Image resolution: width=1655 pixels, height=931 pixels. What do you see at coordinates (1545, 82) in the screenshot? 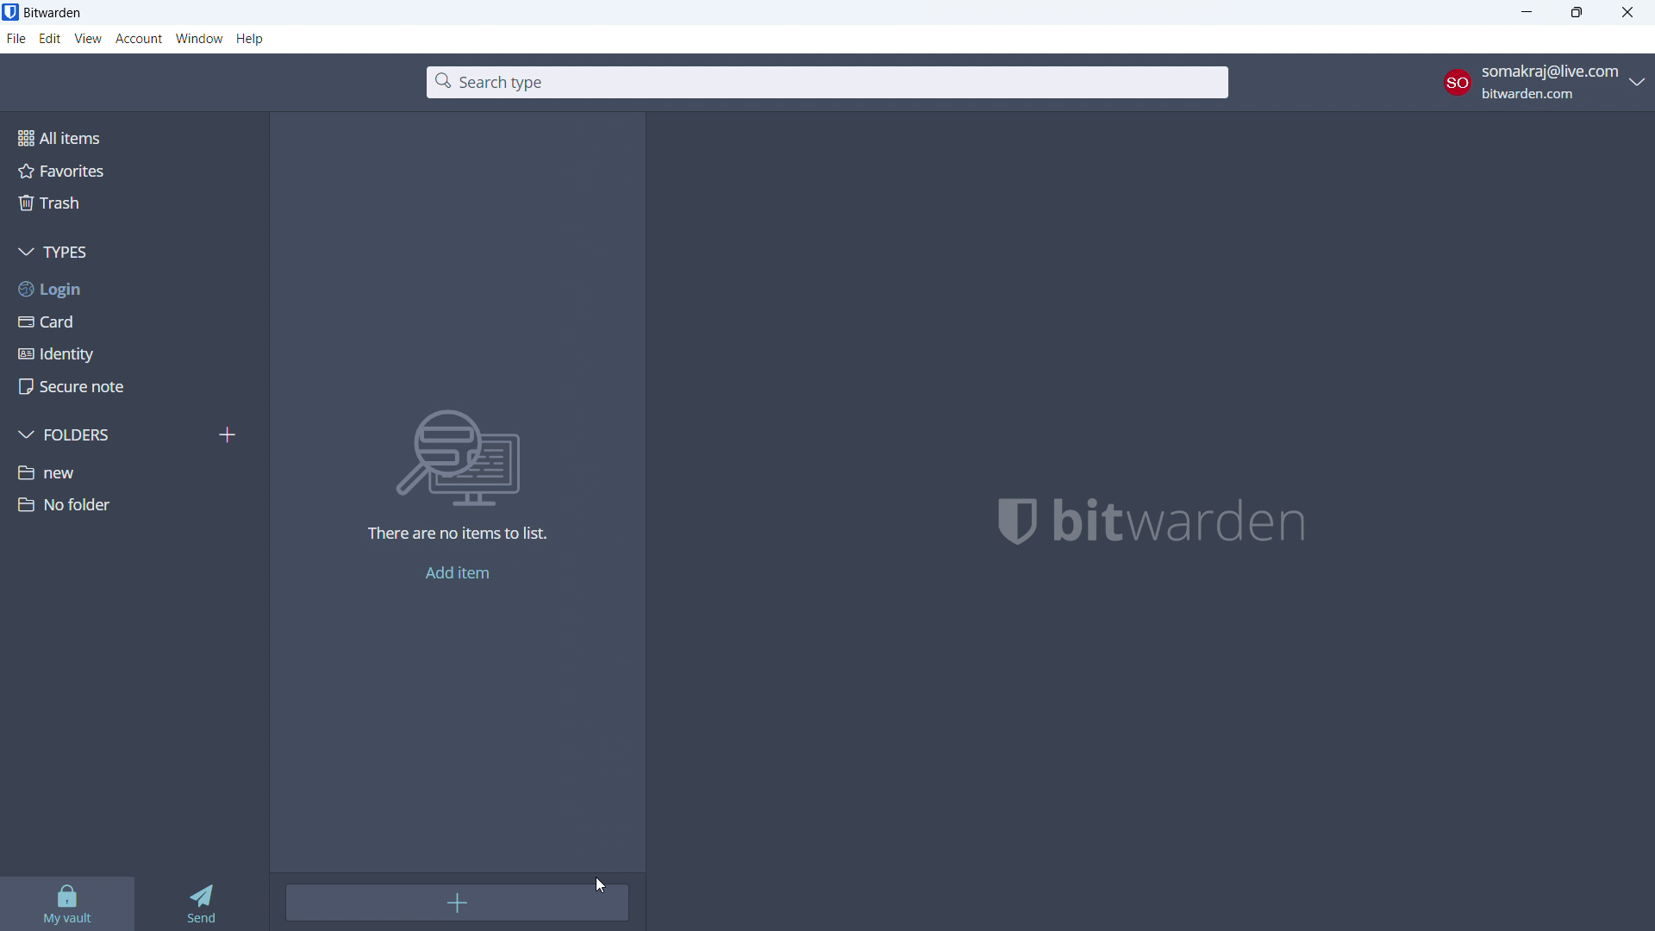
I see `account` at bounding box center [1545, 82].